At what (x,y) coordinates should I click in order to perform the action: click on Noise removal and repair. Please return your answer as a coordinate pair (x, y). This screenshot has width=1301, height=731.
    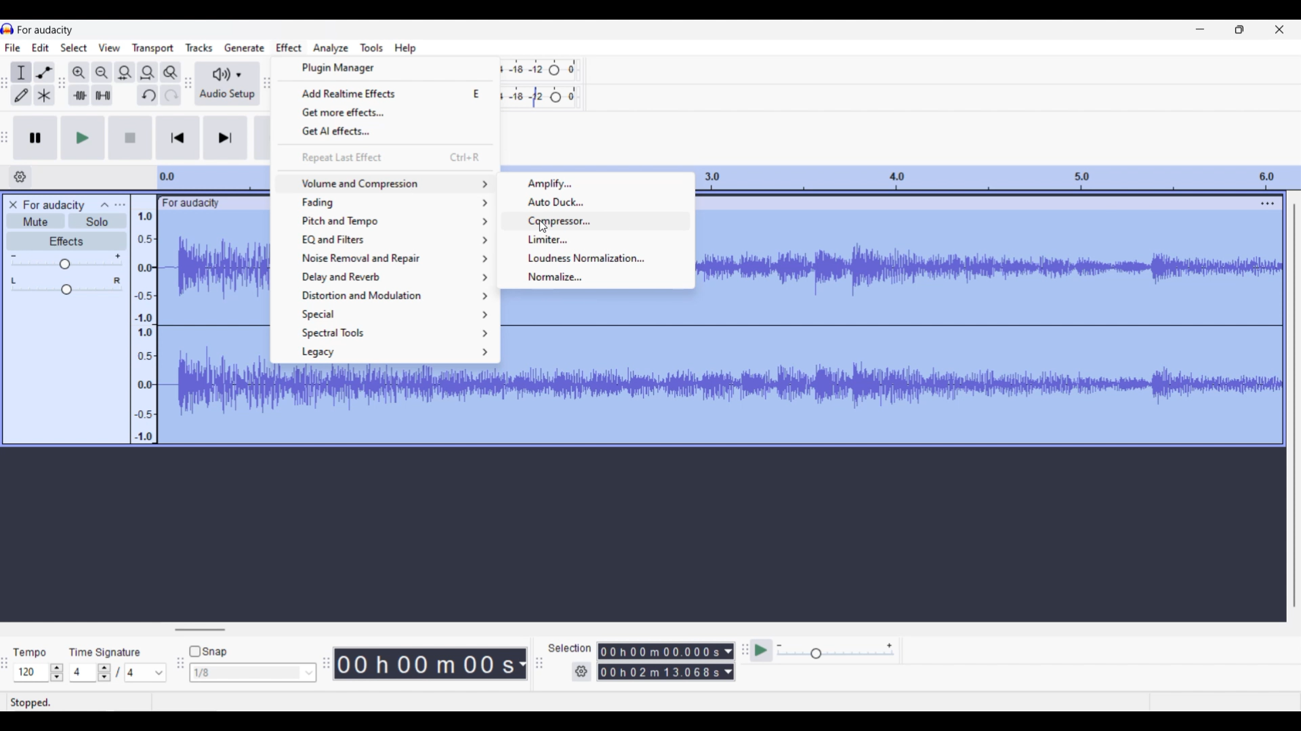
    Looking at the image, I should click on (386, 258).